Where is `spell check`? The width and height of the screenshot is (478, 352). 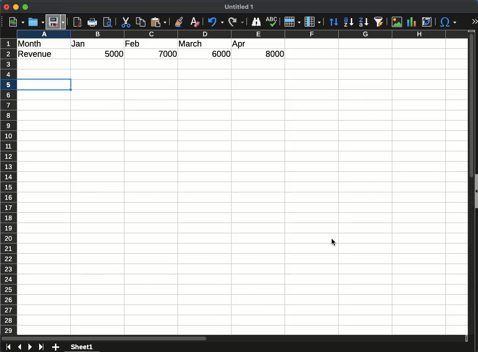 spell check is located at coordinates (272, 22).